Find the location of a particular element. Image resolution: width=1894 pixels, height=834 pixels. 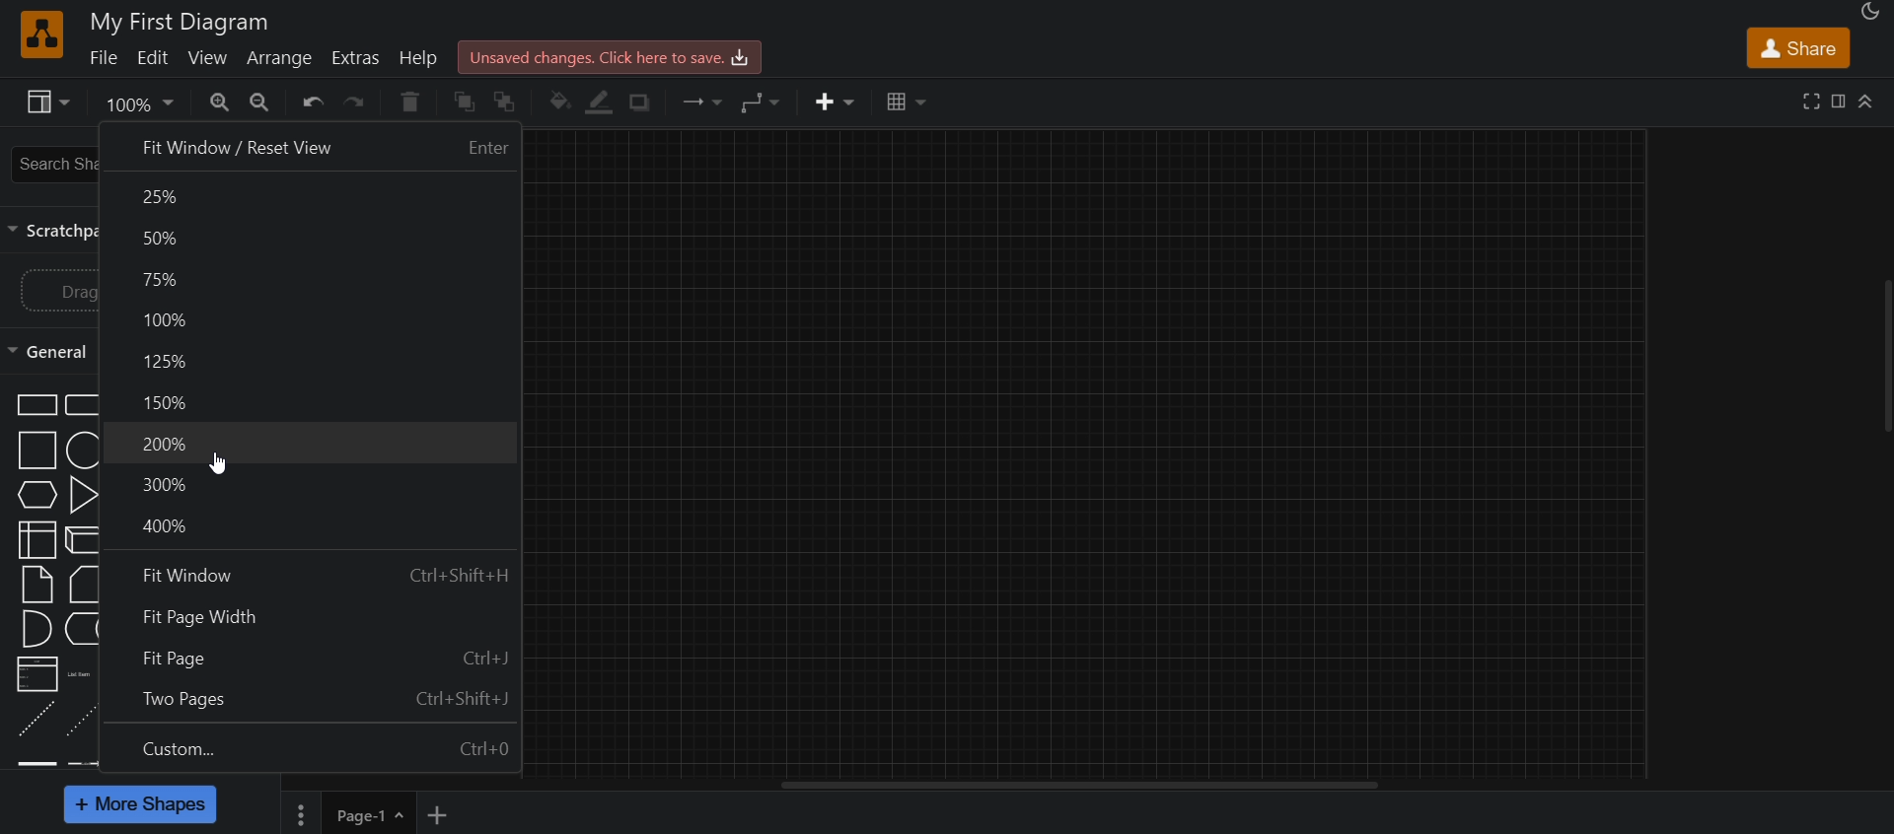

arrange is located at coordinates (280, 57).